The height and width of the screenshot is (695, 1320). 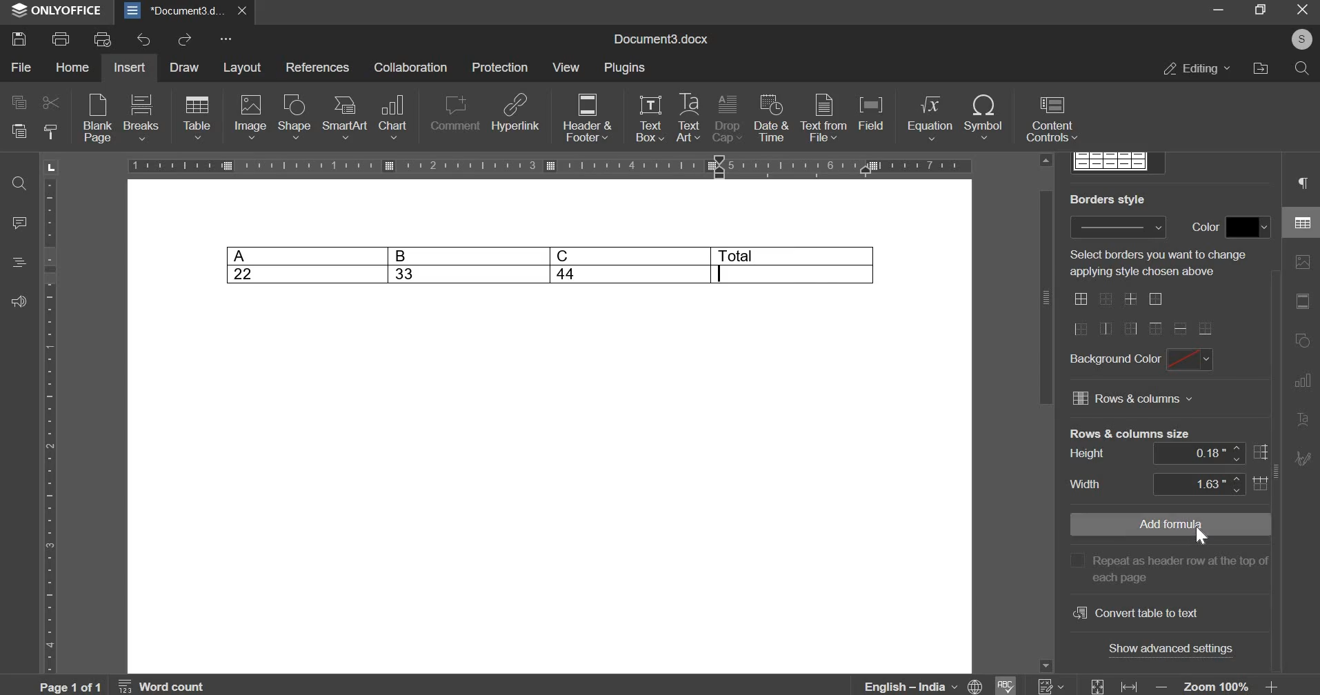 I want to click on *Document3.docx, so click(x=173, y=12).